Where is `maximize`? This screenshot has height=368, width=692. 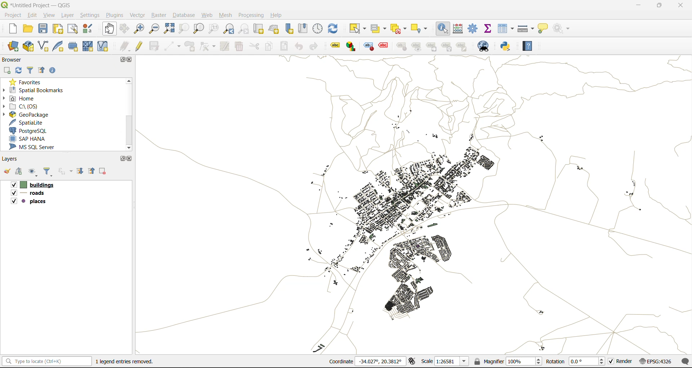
maximize is located at coordinates (120, 160).